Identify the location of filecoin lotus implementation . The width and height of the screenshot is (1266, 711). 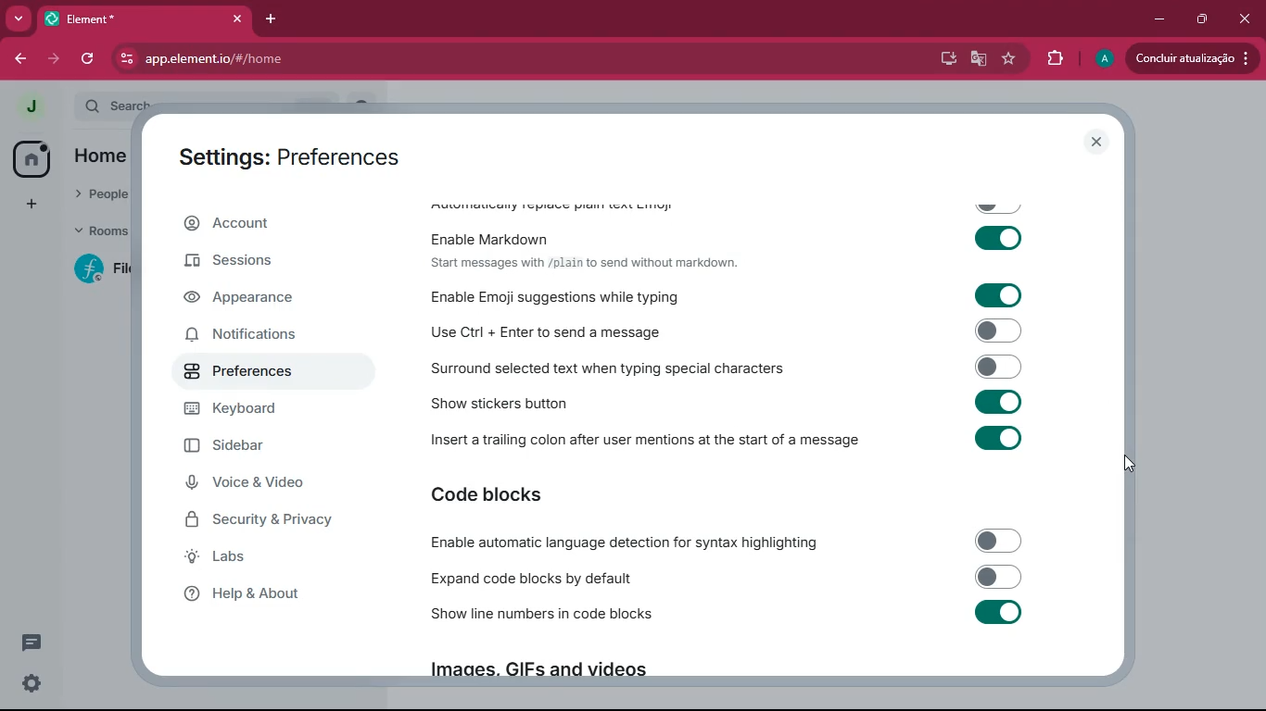
(106, 271).